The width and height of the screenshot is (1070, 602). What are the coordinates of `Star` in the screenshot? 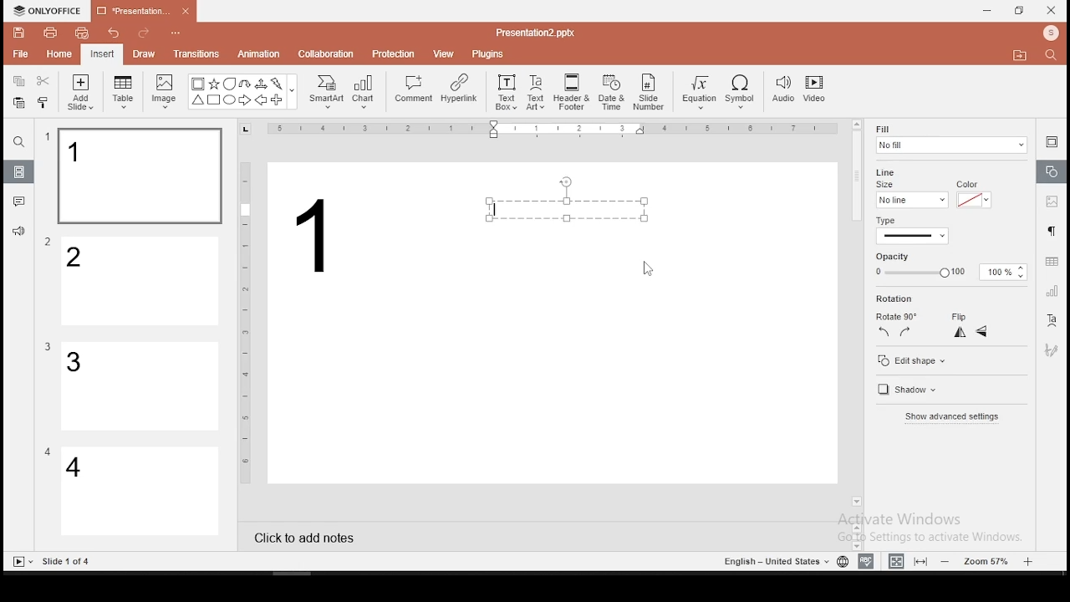 It's located at (213, 84).